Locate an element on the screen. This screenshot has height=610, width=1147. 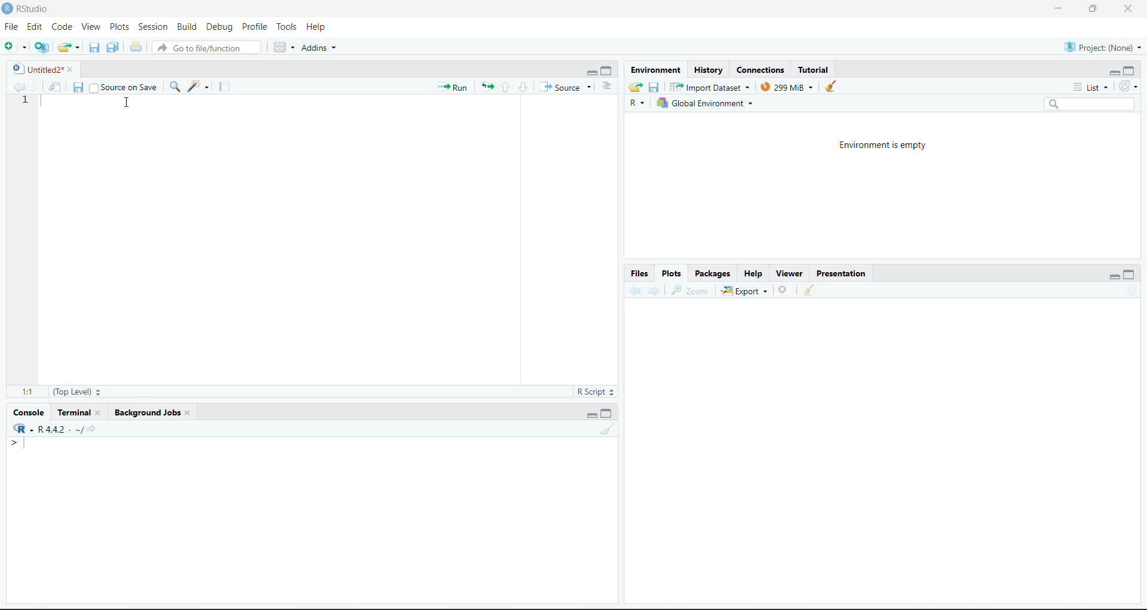
maximize is located at coordinates (1129, 72).